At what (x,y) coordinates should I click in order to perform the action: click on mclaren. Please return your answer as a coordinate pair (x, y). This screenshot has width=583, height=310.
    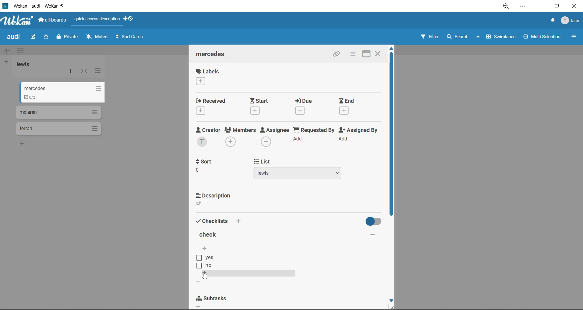
    Looking at the image, I should click on (29, 113).